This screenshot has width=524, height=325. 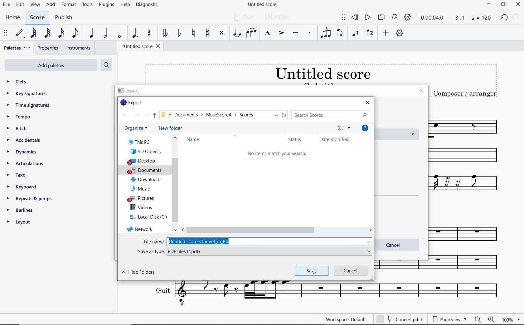 I want to click on FORMAT, so click(x=69, y=5).